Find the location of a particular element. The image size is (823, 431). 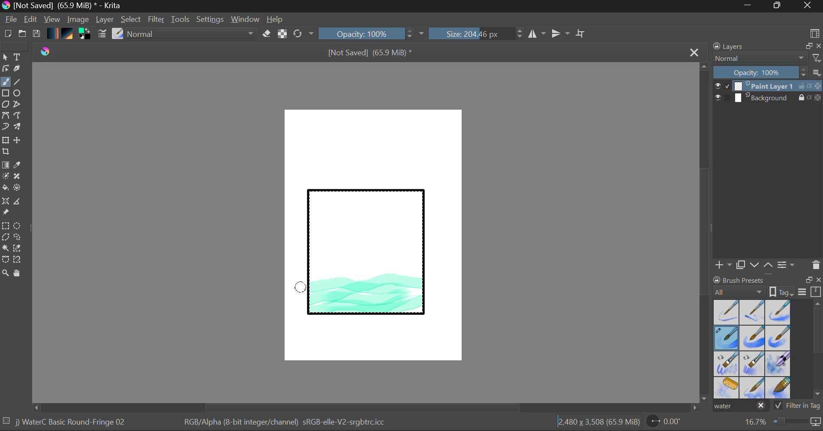

Choose Workspace is located at coordinates (814, 33).